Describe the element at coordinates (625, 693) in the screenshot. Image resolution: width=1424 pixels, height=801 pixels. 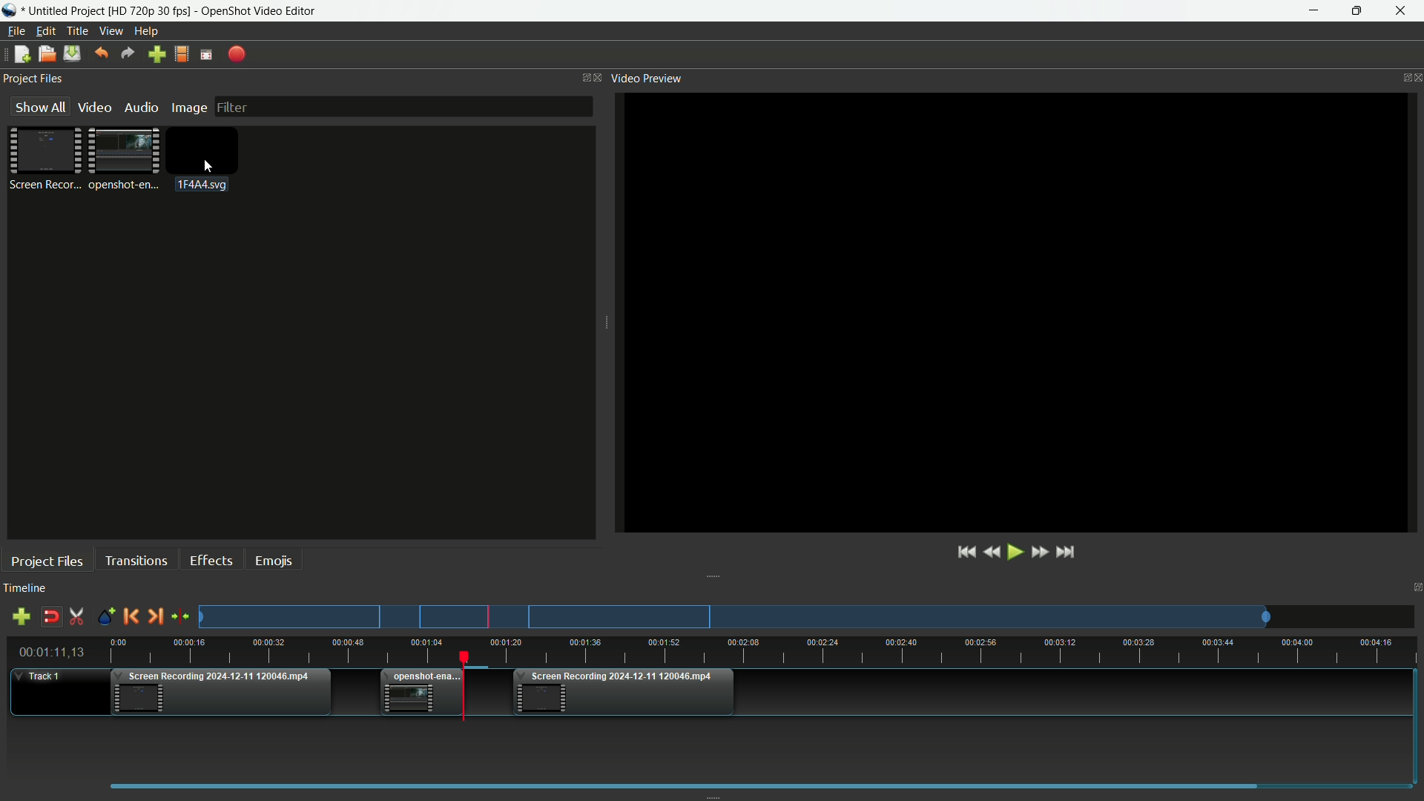
I see `Video three in timeline` at that location.